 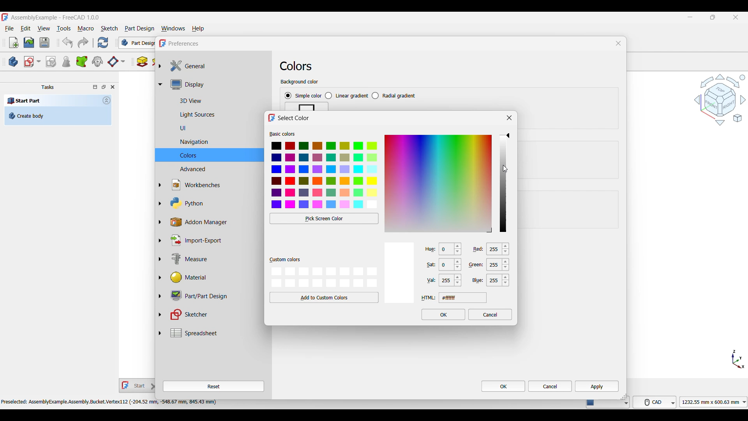 I want to click on Create a datum plane, so click(x=116, y=62).